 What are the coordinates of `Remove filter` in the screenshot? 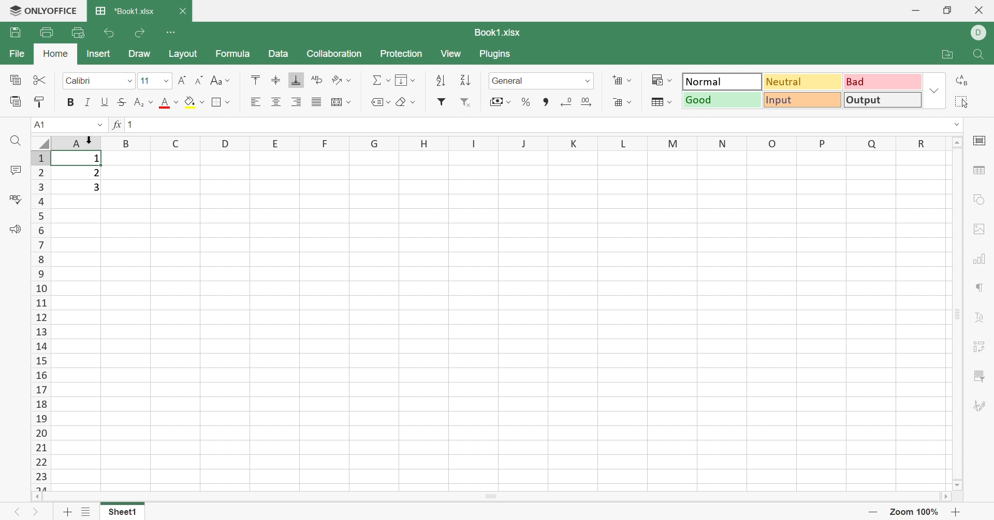 It's located at (466, 102).